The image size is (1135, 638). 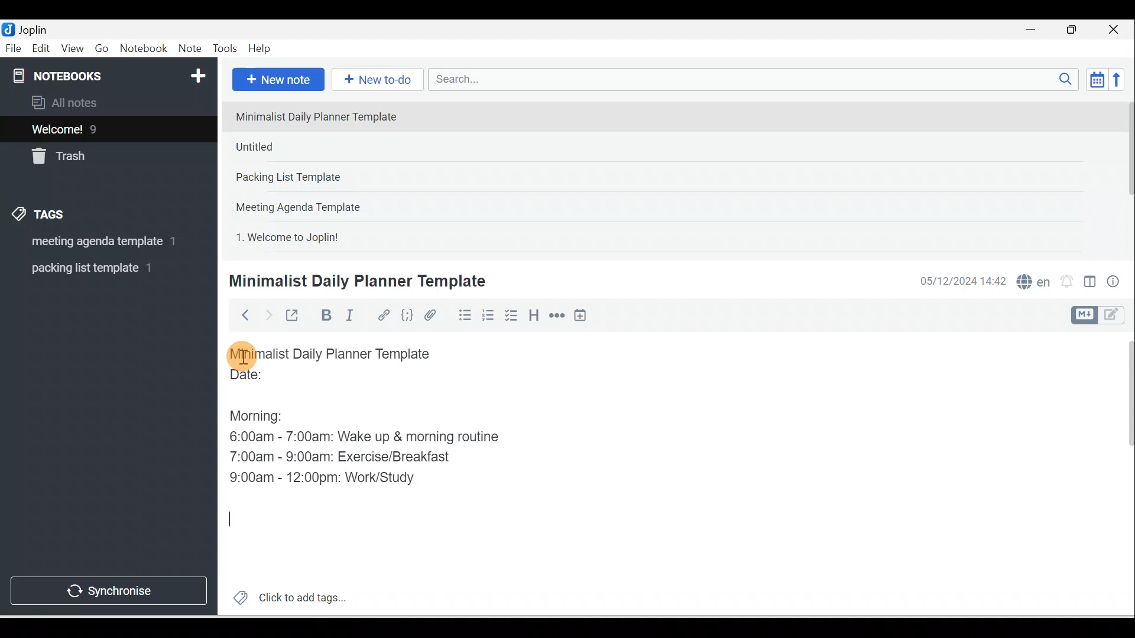 I want to click on All notes, so click(x=107, y=102).